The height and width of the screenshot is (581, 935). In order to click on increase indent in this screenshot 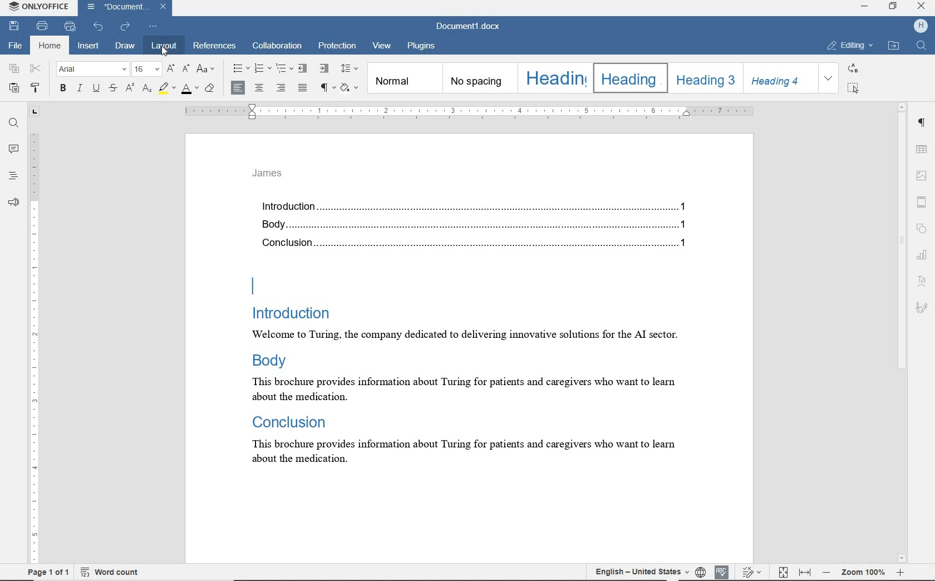, I will do `click(324, 67)`.